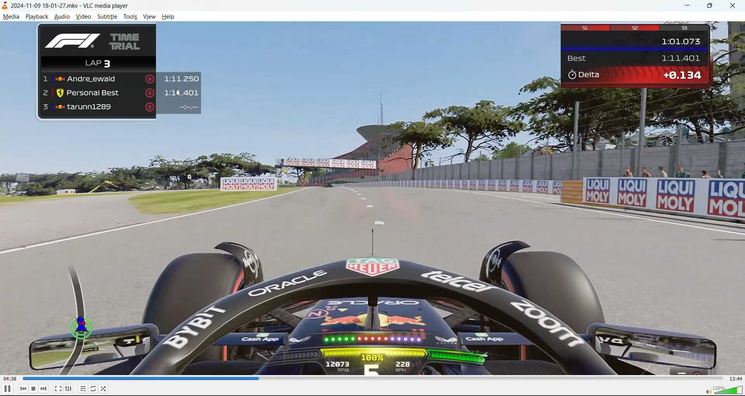 The height and width of the screenshot is (396, 745). Describe the element at coordinates (9, 389) in the screenshot. I see `pause` at that location.